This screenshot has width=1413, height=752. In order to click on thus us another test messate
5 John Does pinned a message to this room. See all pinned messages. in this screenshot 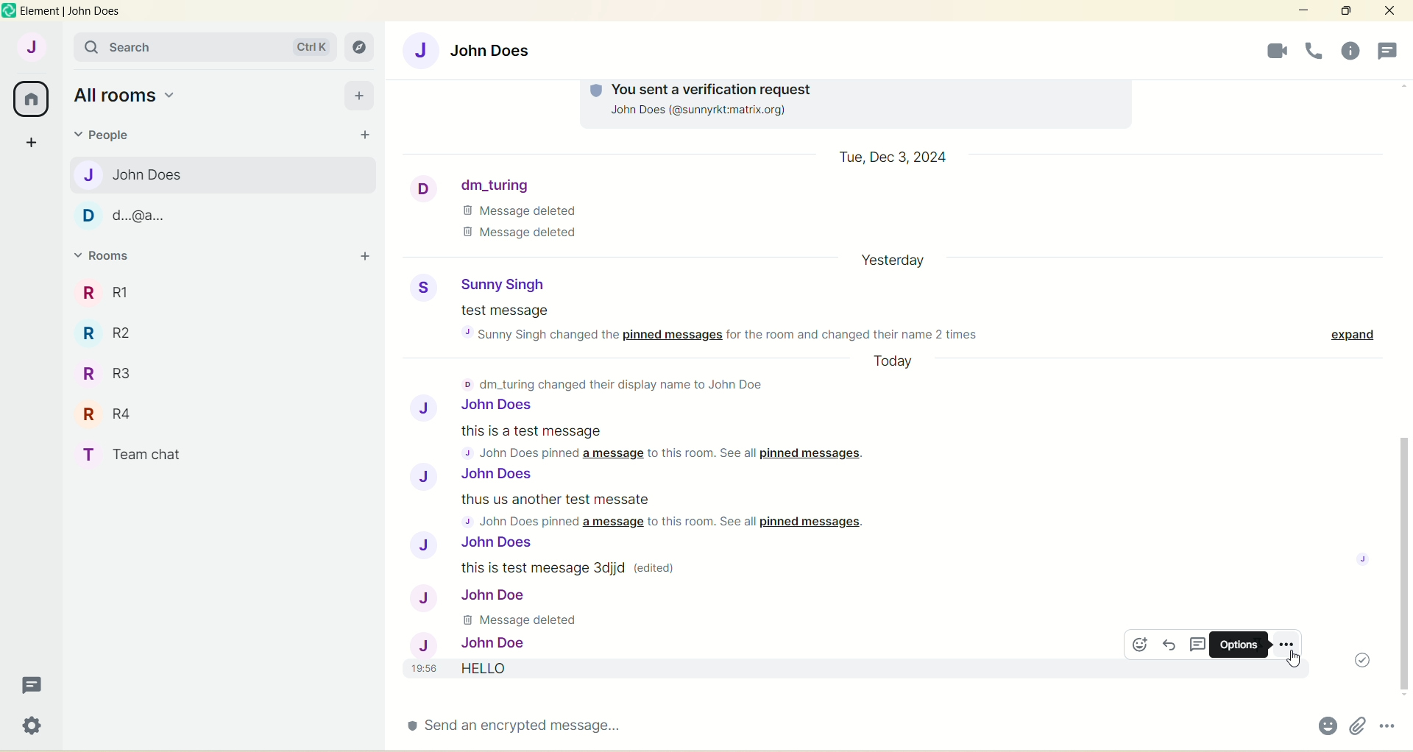, I will do `click(668, 511)`.